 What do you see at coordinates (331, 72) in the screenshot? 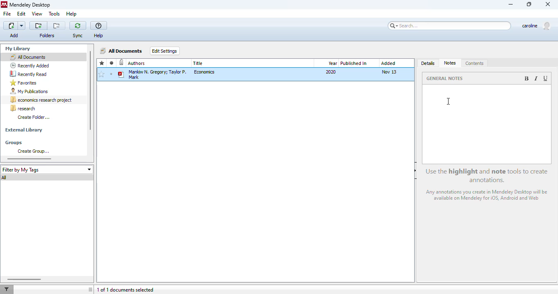
I see `2020` at bounding box center [331, 72].